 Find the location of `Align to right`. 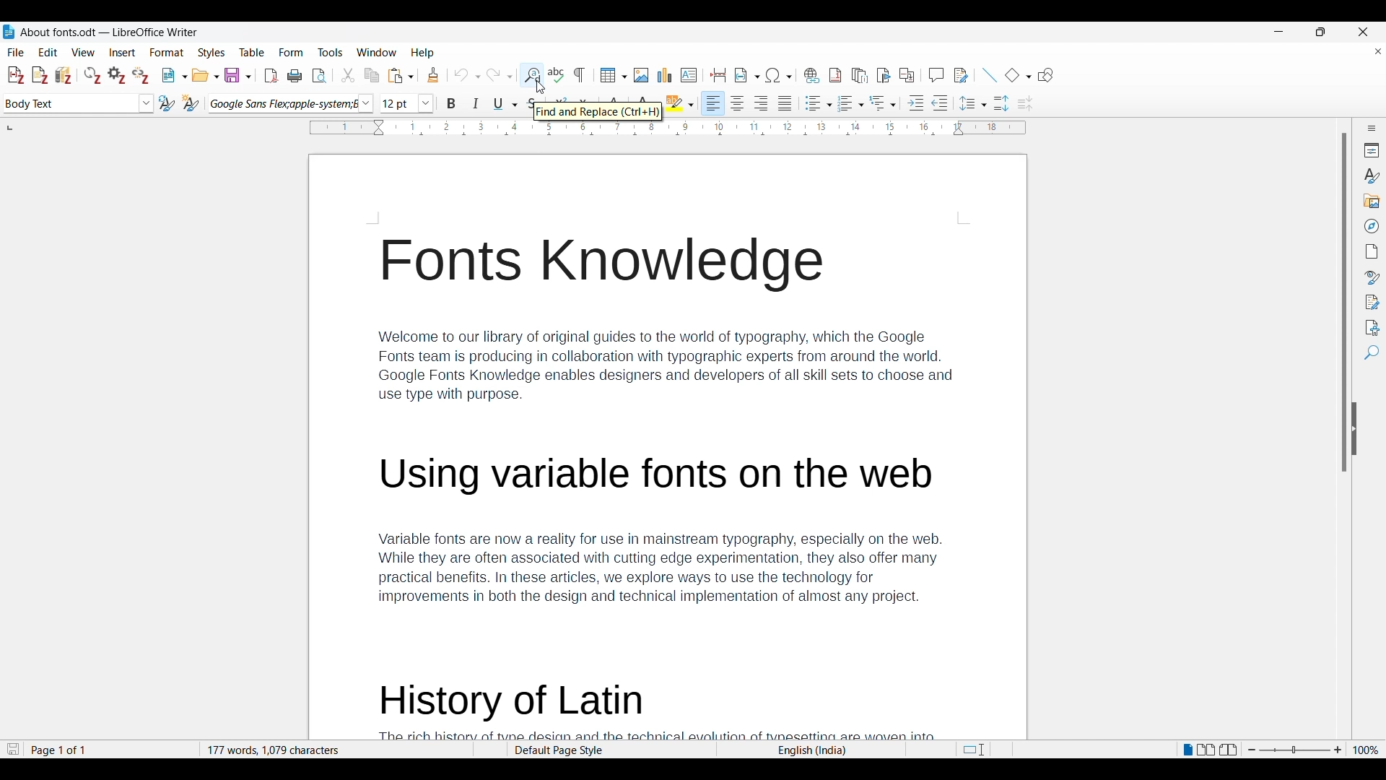

Align to right is located at coordinates (762, 103).